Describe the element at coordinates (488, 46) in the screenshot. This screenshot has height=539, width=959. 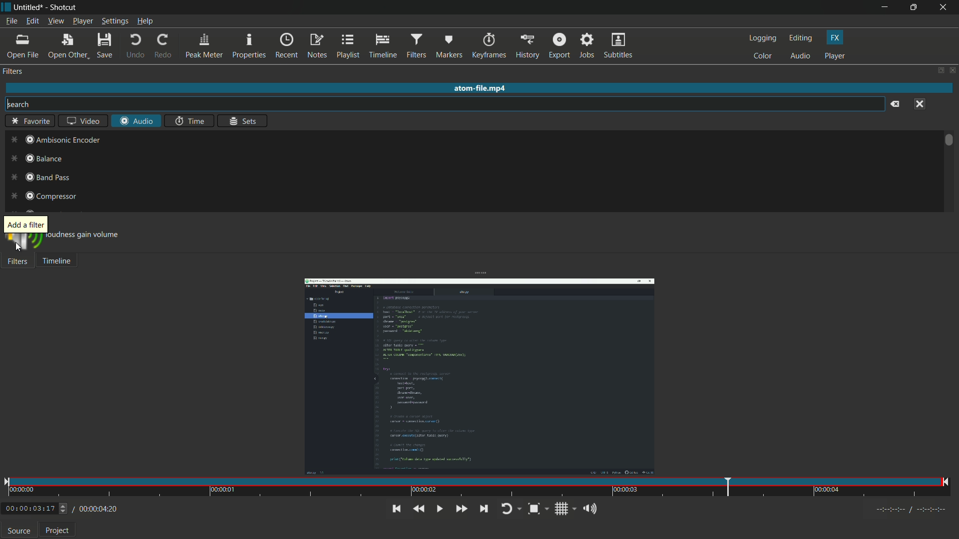
I see `keyframes` at that location.